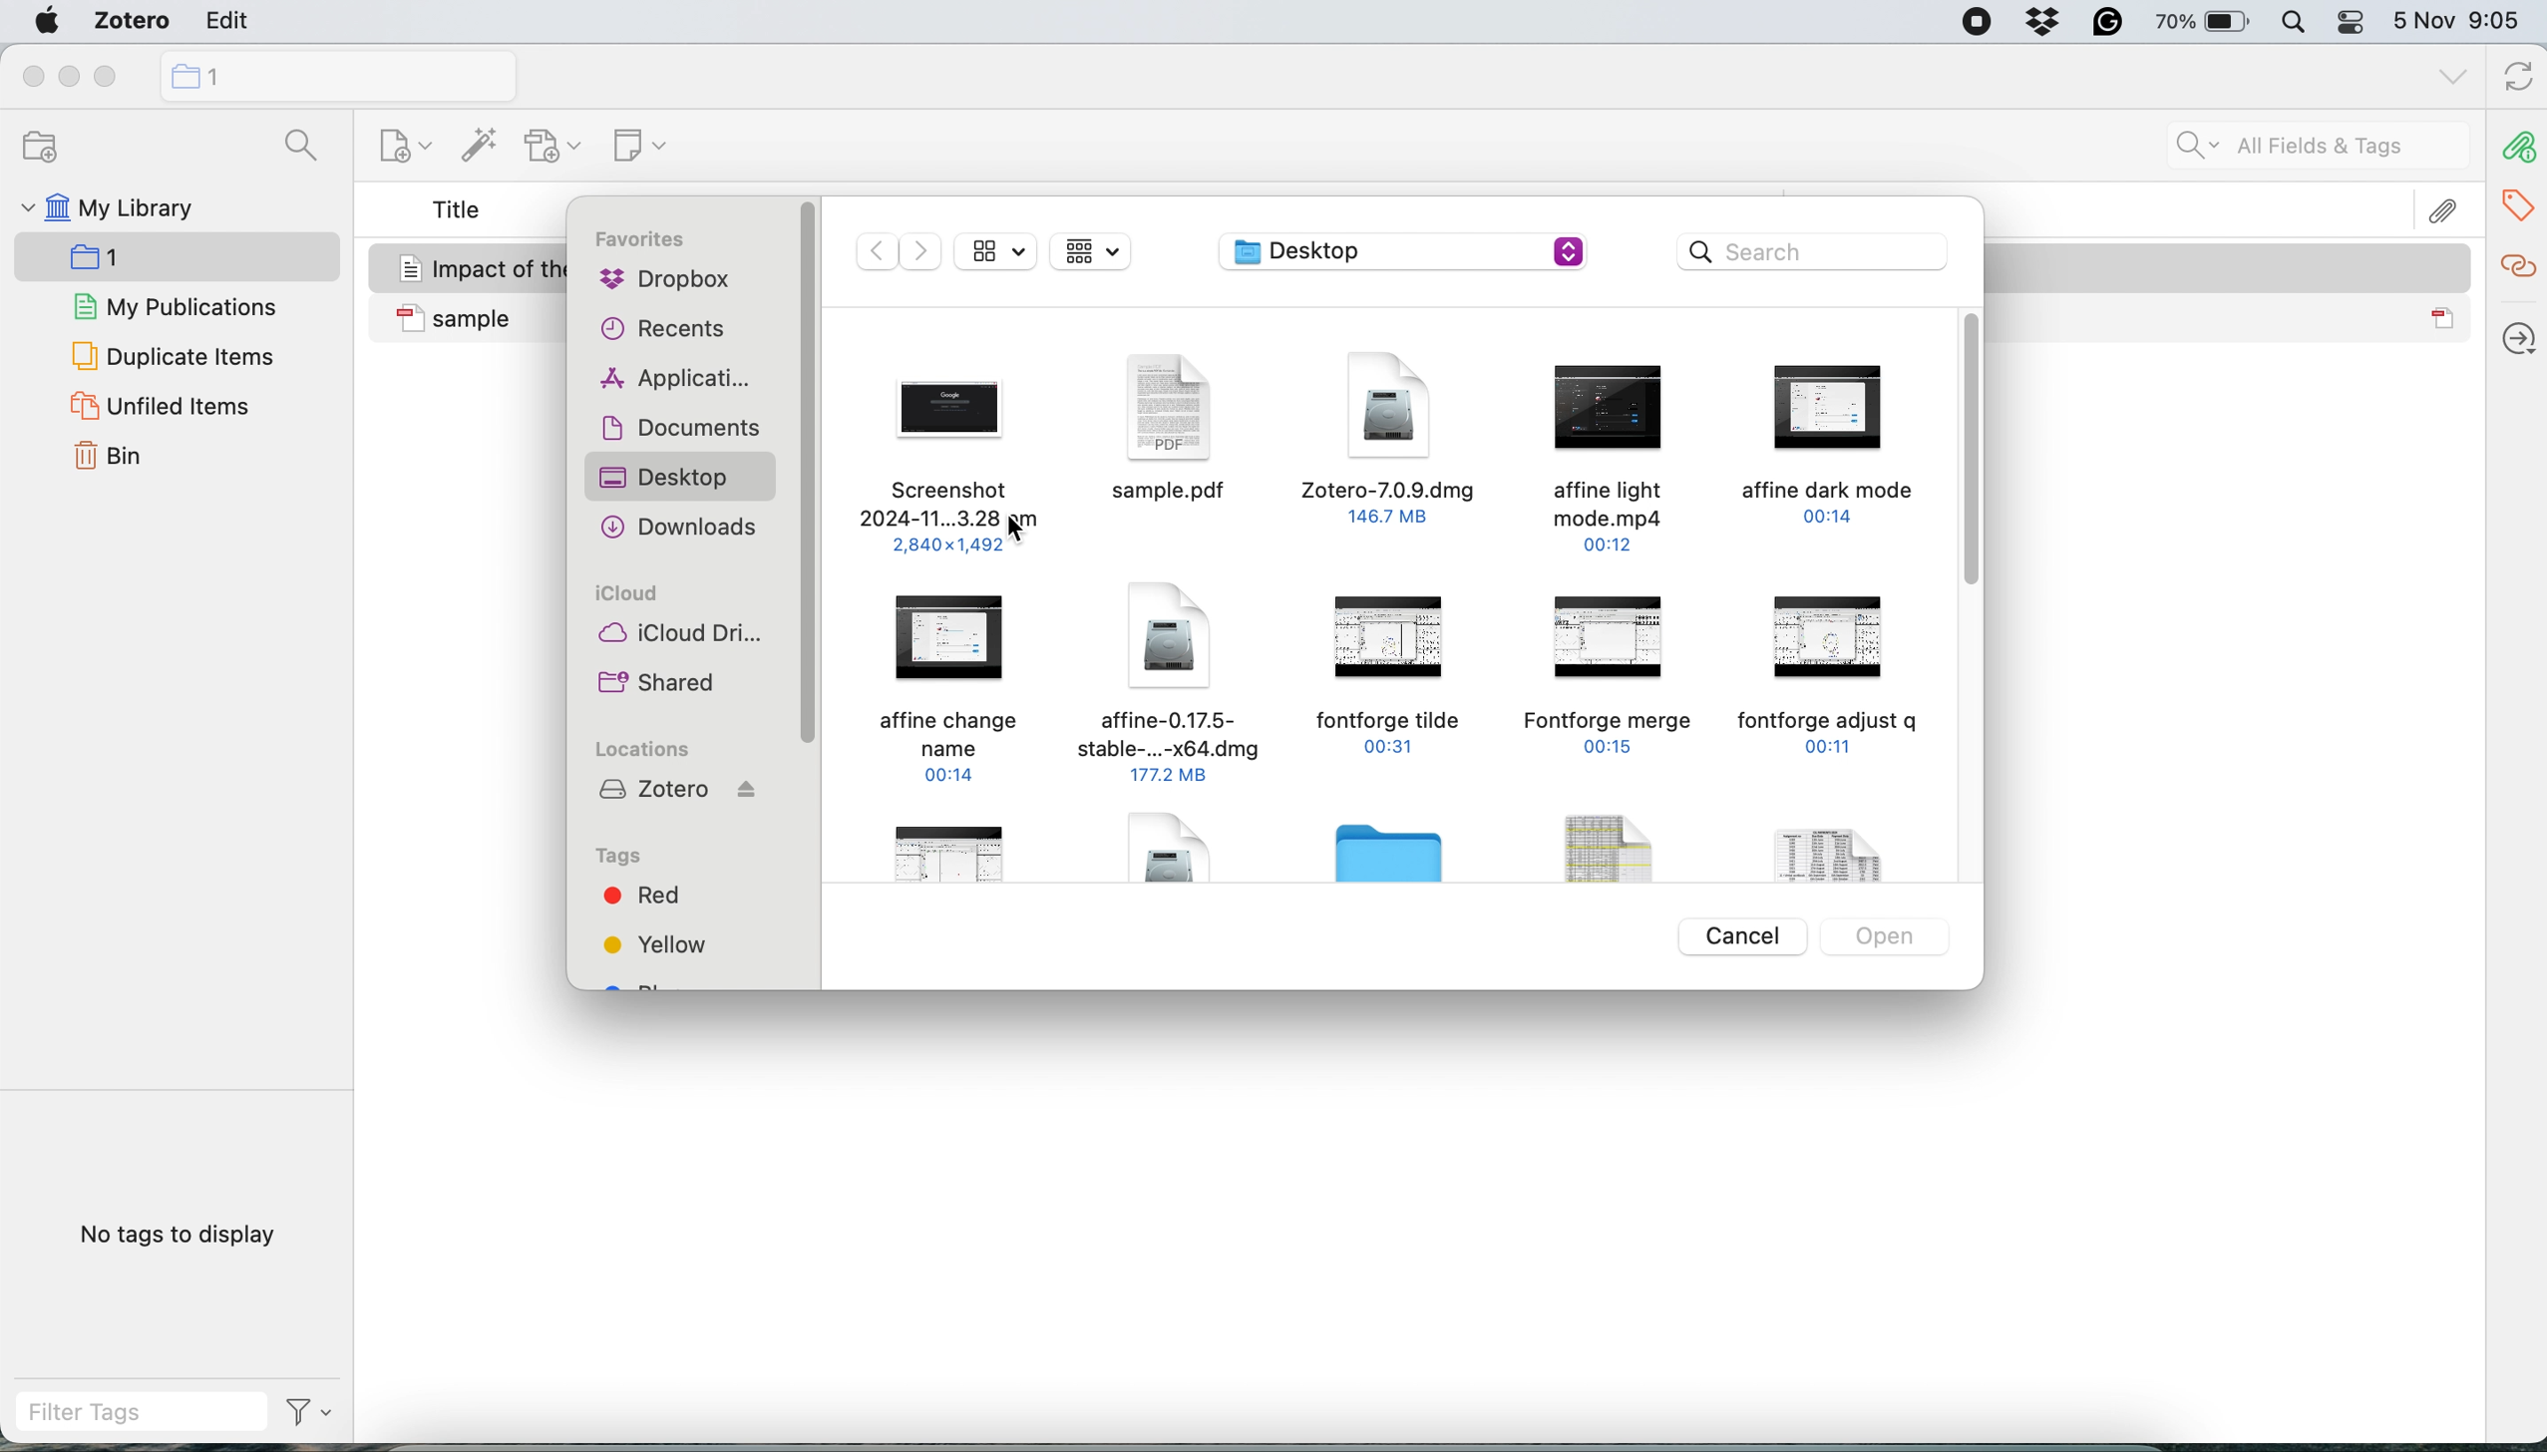 This screenshot has height=1452, width=2547. What do you see at coordinates (2449, 77) in the screenshot?
I see `list all tabs` at bounding box center [2449, 77].